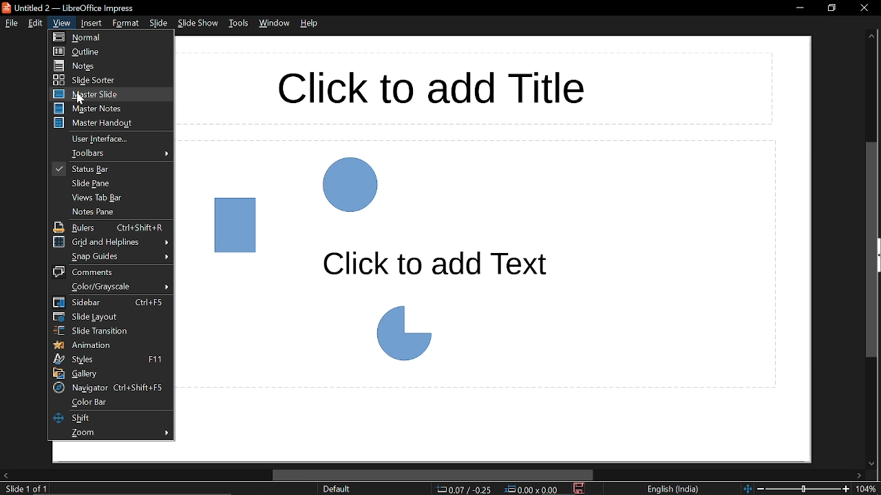  What do you see at coordinates (23, 489) in the screenshot?
I see `Current slide` at bounding box center [23, 489].